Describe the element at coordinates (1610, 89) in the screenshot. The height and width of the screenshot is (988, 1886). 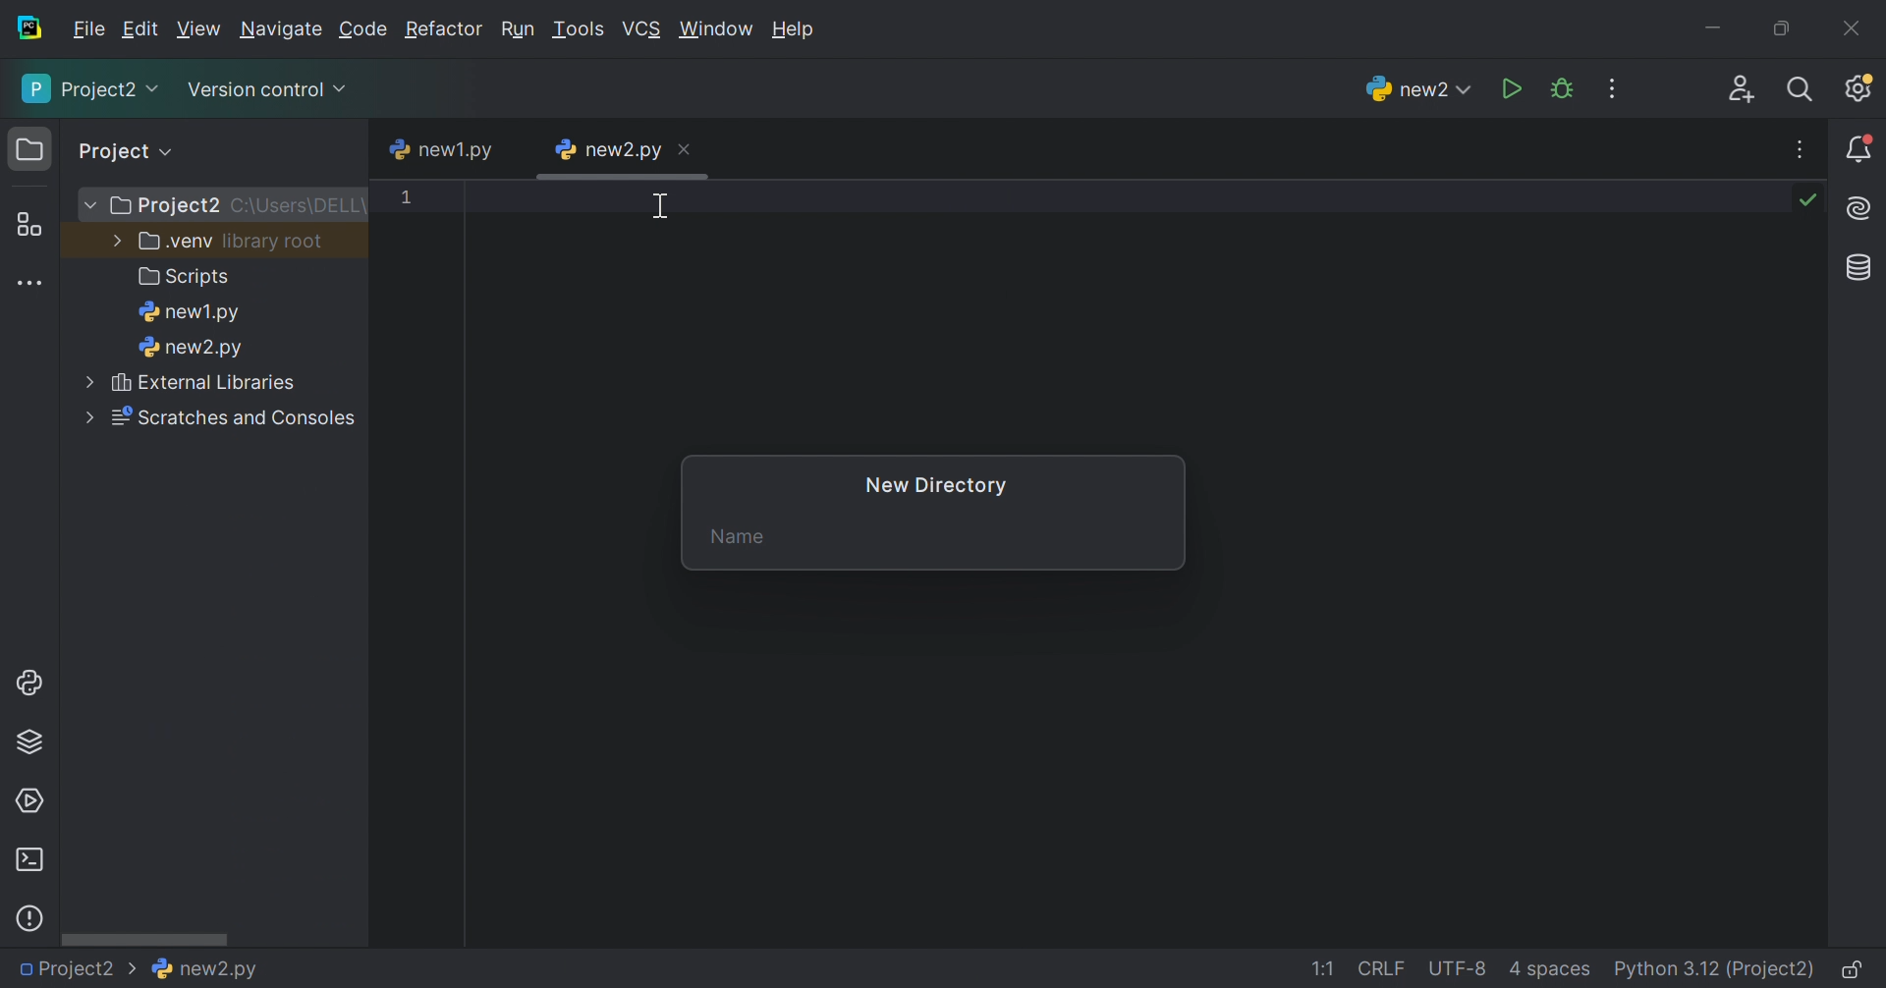
I see `More actions` at that location.